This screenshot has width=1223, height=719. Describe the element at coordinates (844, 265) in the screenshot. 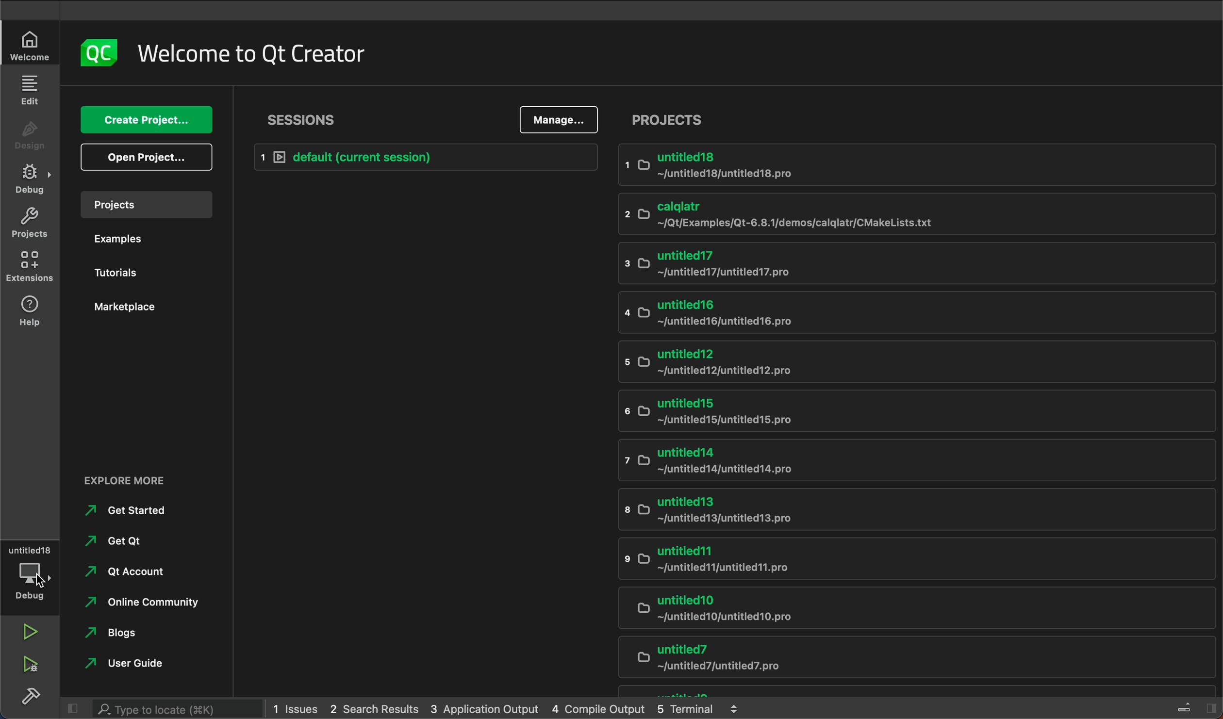

I see `untitled17` at that location.